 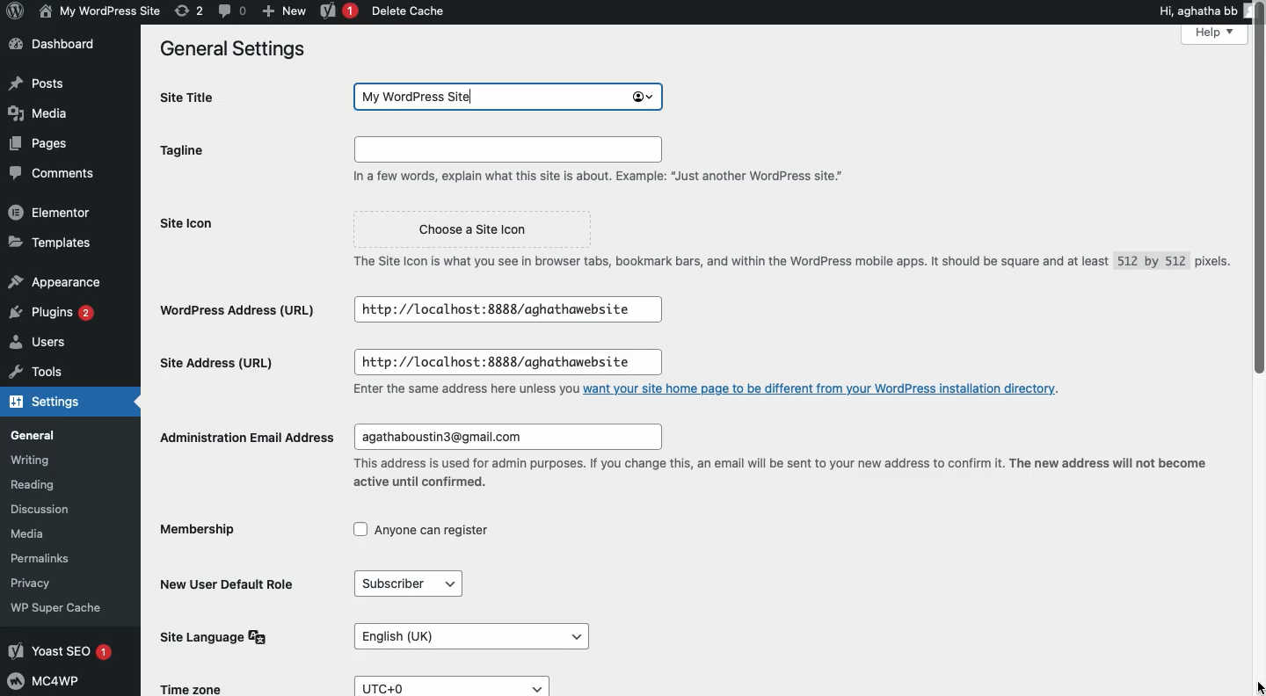 What do you see at coordinates (477, 229) in the screenshot?
I see `Choose a Site Icon` at bounding box center [477, 229].